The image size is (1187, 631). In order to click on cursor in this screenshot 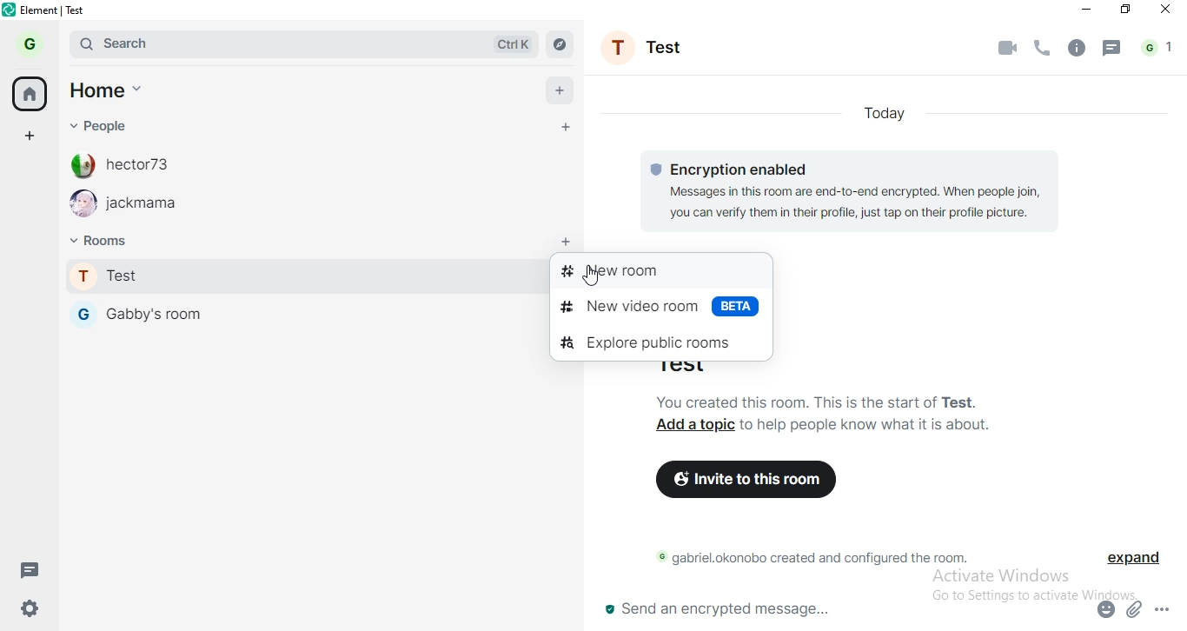, I will do `click(590, 276)`.